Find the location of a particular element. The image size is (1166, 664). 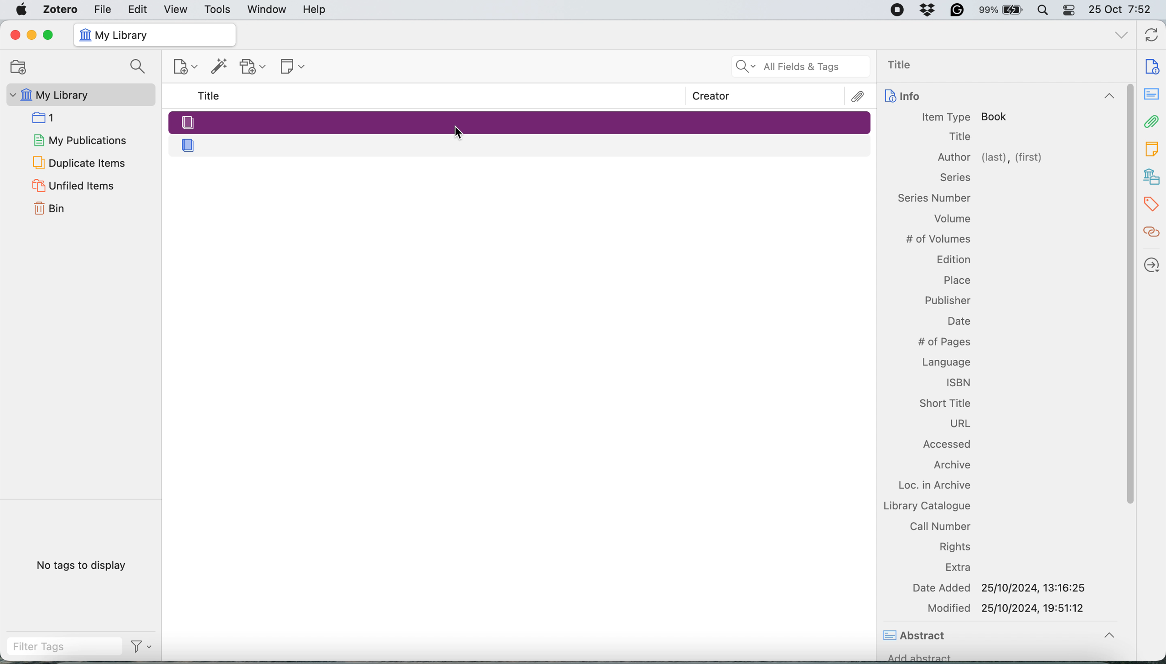

Title is located at coordinates (904, 66).